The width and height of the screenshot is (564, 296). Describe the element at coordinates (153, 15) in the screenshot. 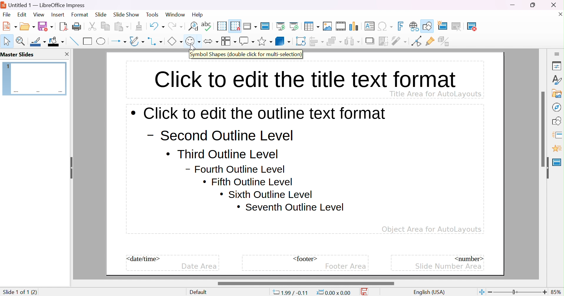

I see `tools` at that location.